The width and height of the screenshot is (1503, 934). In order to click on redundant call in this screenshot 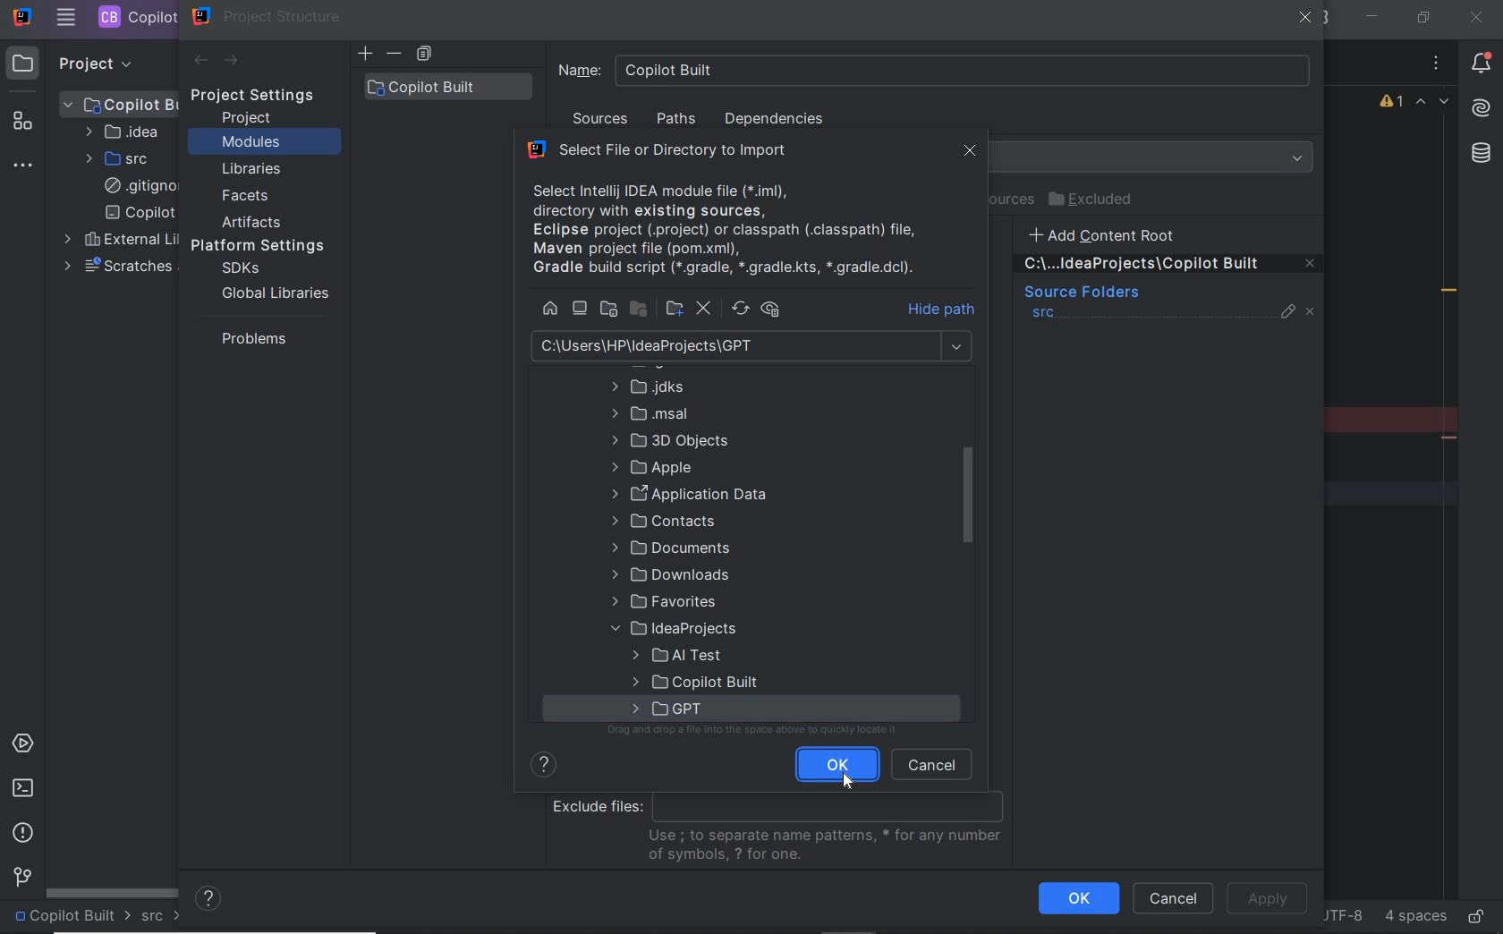, I will do `click(1449, 293)`.